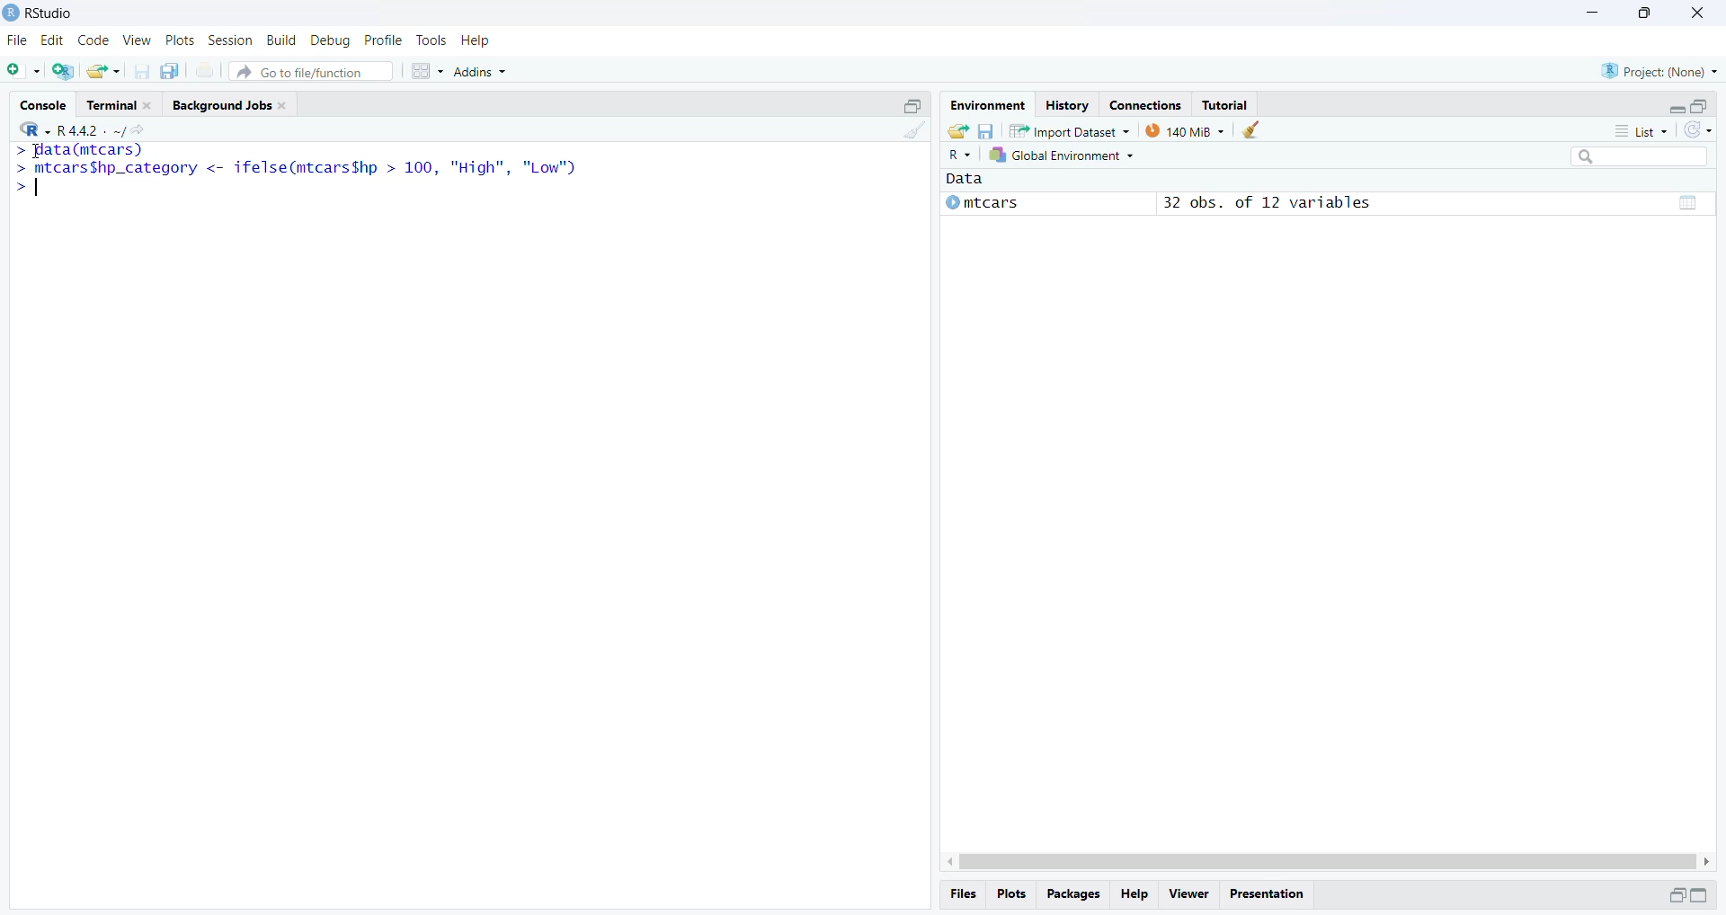 This screenshot has width=1726, height=915. I want to click on Save all open documents (Ctrl + Alt + S), so click(175, 71).